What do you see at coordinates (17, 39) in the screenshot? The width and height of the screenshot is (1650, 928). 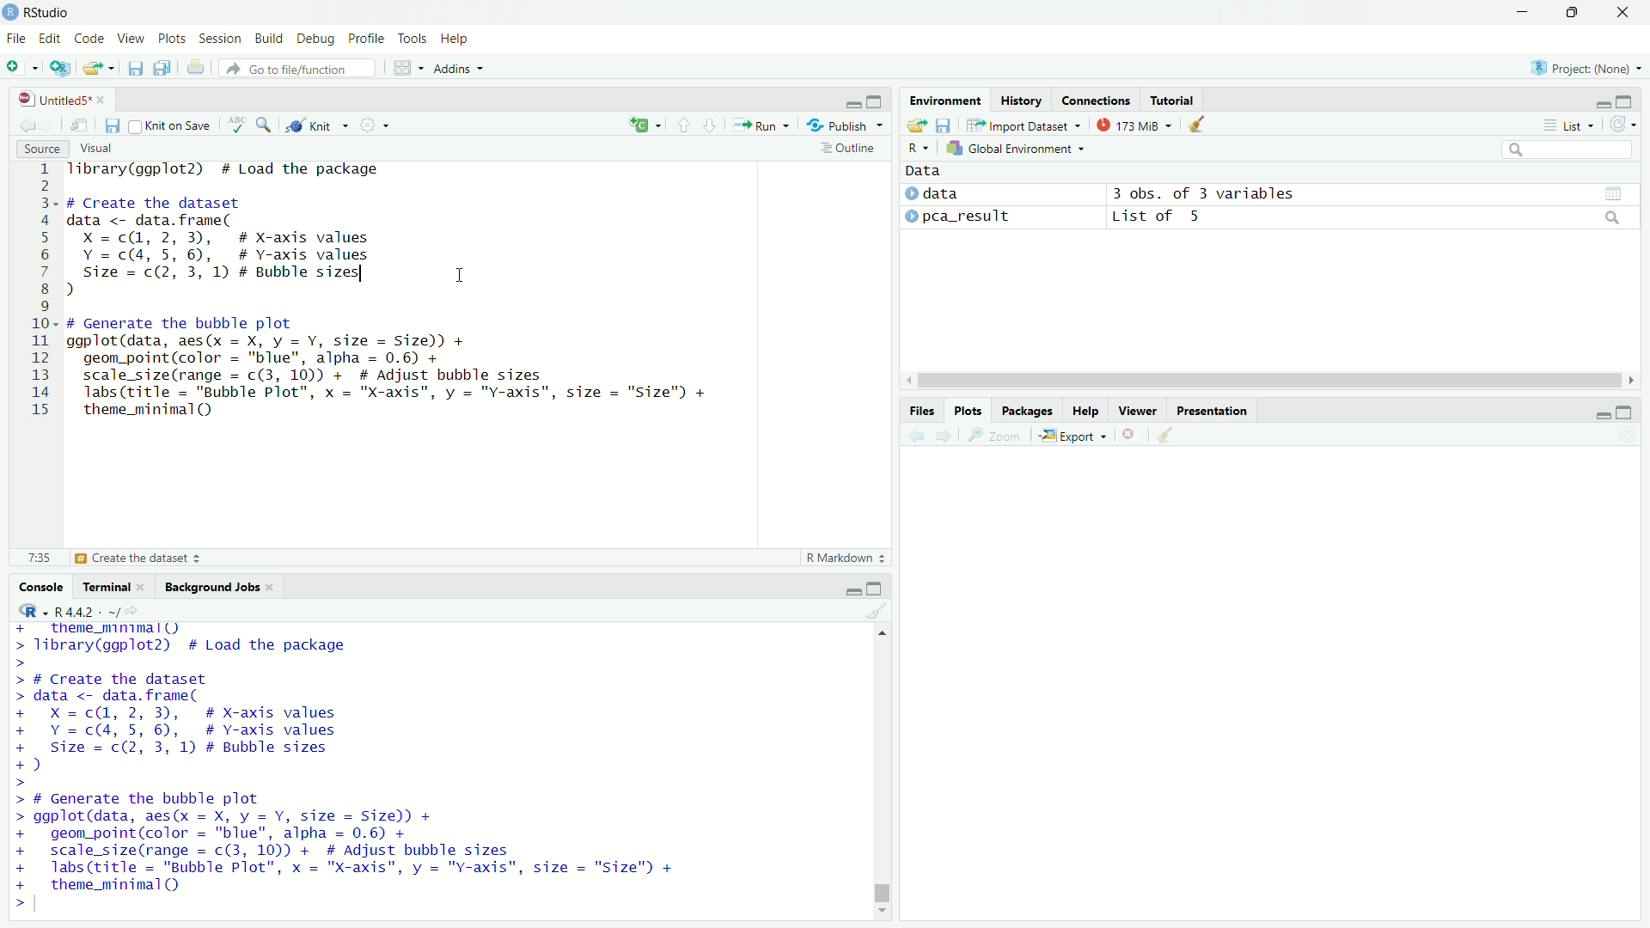 I see `File` at bounding box center [17, 39].